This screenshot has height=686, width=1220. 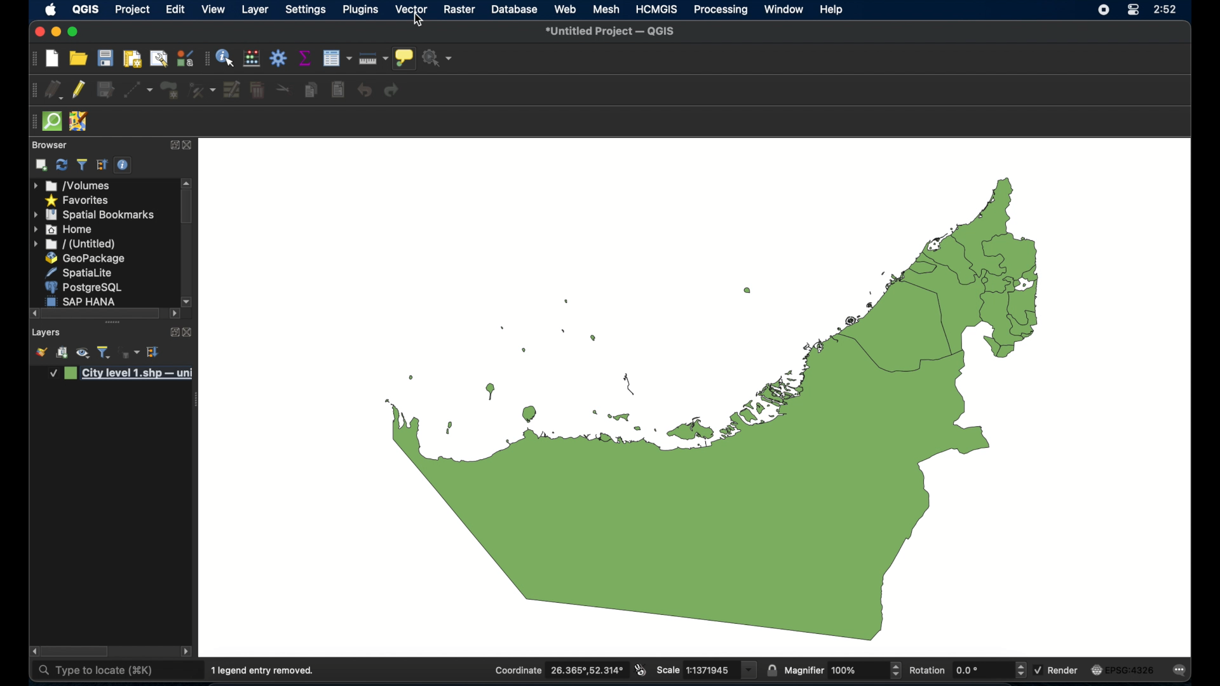 What do you see at coordinates (46, 332) in the screenshot?
I see `layers` at bounding box center [46, 332].